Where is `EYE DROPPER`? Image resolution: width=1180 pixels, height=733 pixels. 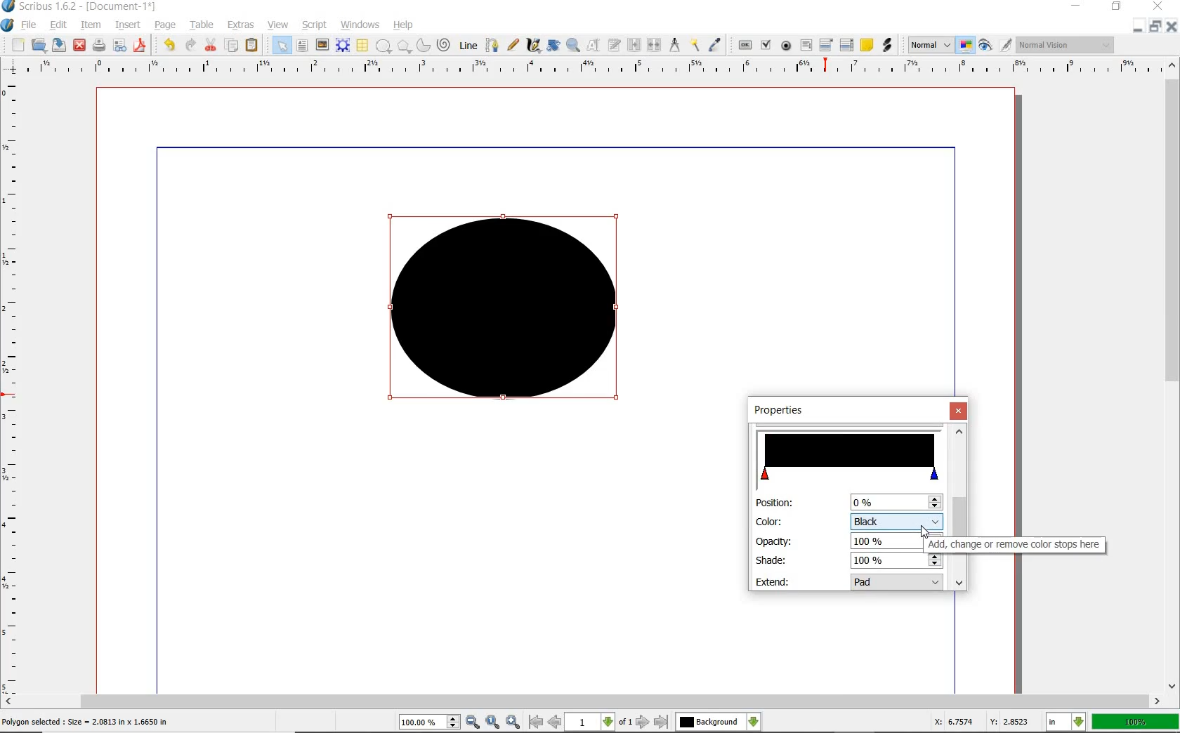
EYE DROPPER is located at coordinates (716, 46).